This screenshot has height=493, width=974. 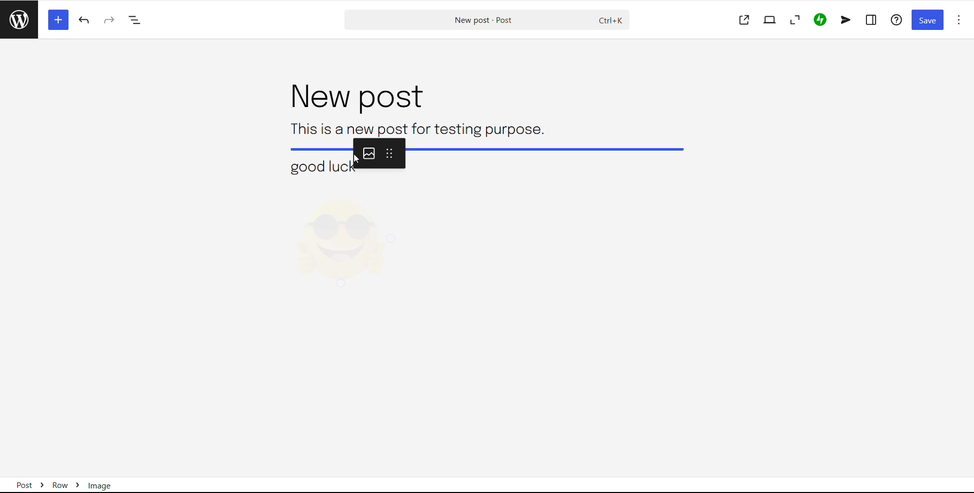 What do you see at coordinates (72, 482) in the screenshot?
I see `Post > Row > Image` at bounding box center [72, 482].